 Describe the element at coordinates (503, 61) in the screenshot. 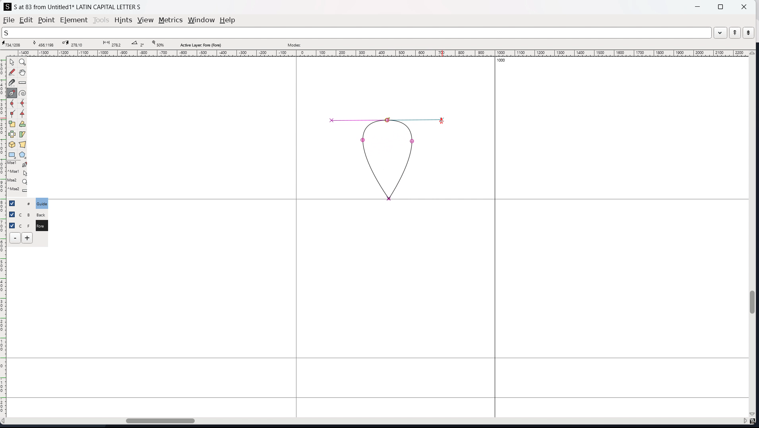

I see `1000` at that location.